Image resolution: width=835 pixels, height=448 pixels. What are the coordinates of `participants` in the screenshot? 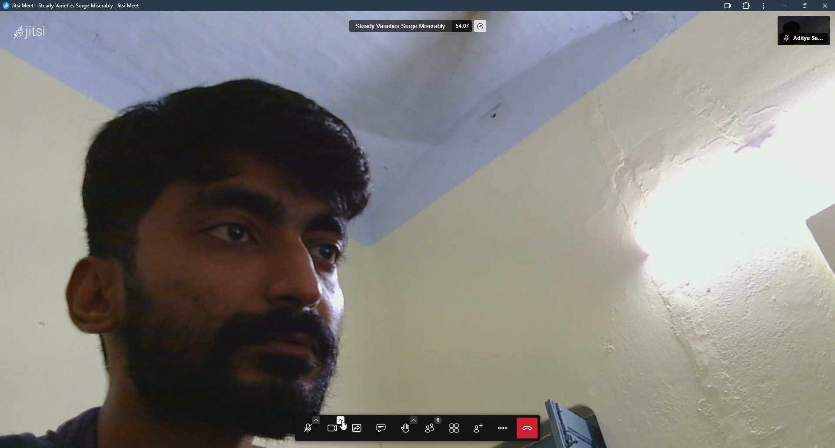 It's located at (431, 427).